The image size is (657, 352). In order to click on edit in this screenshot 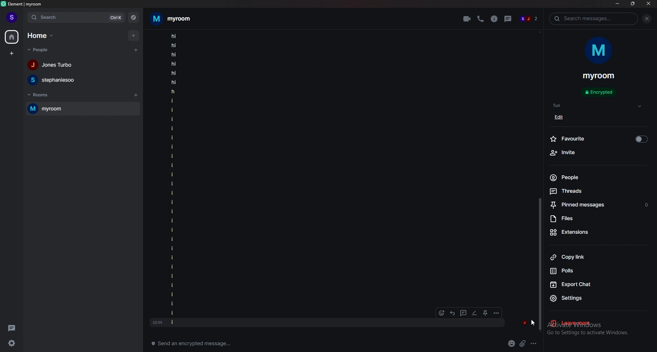, I will do `click(562, 118)`.